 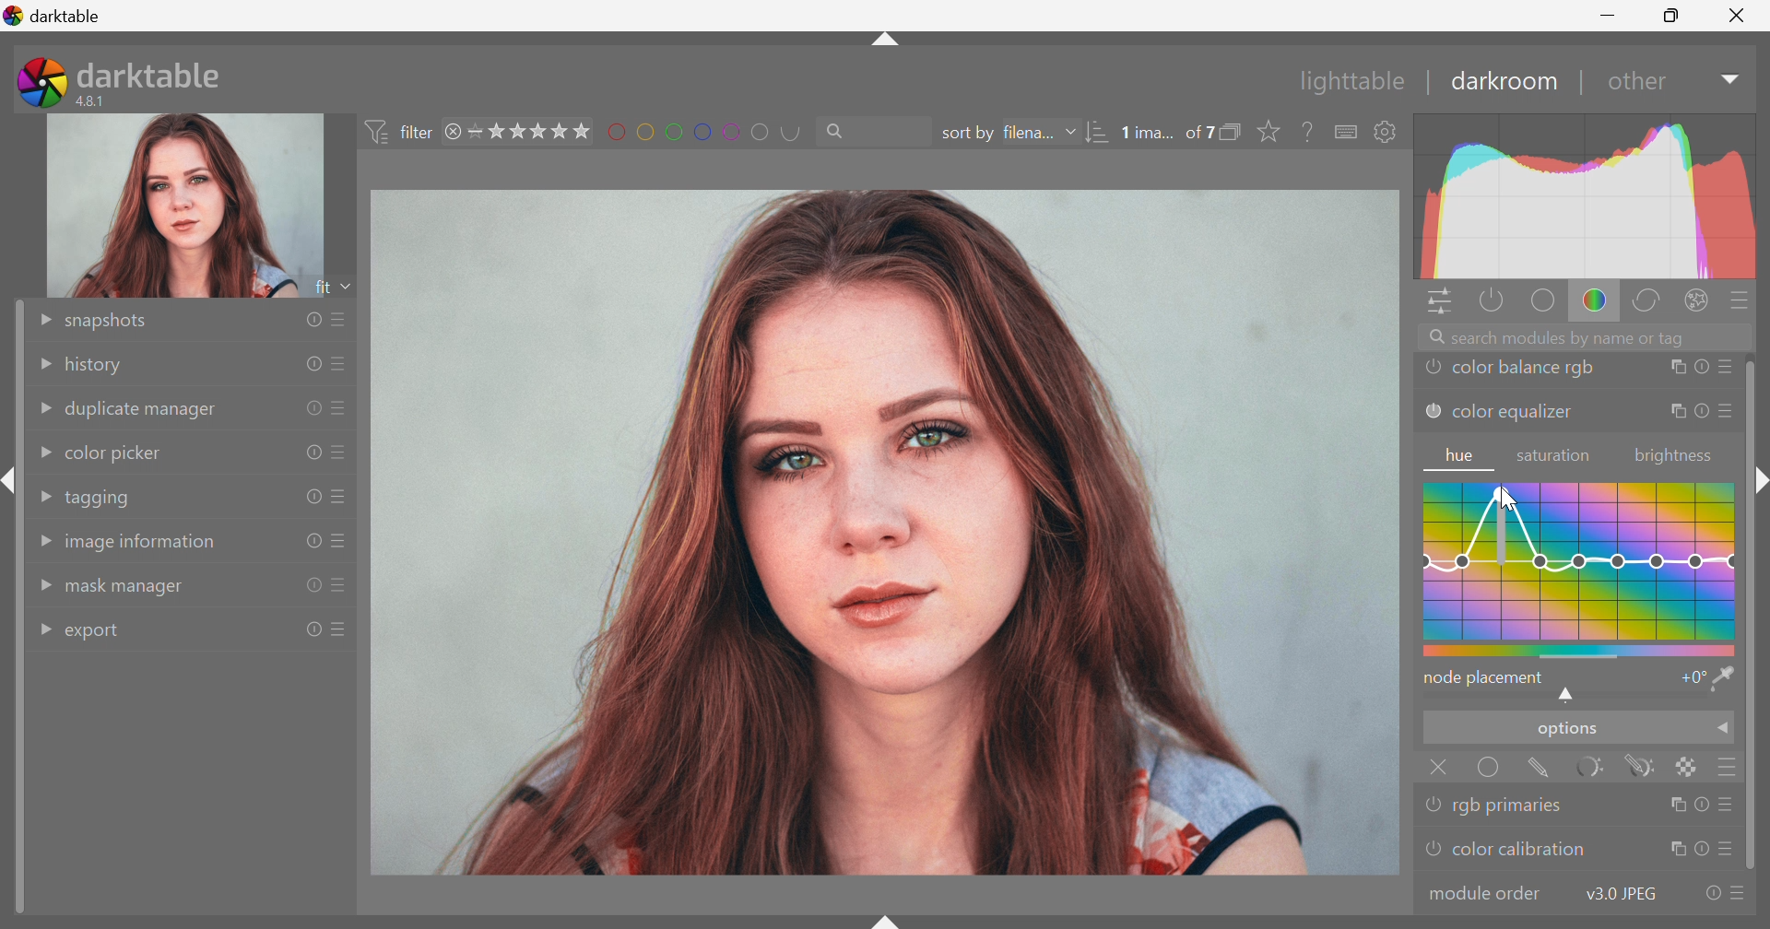 What do you see at coordinates (1346, 82) in the screenshot?
I see `lighttable` at bounding box center [1346, 82].